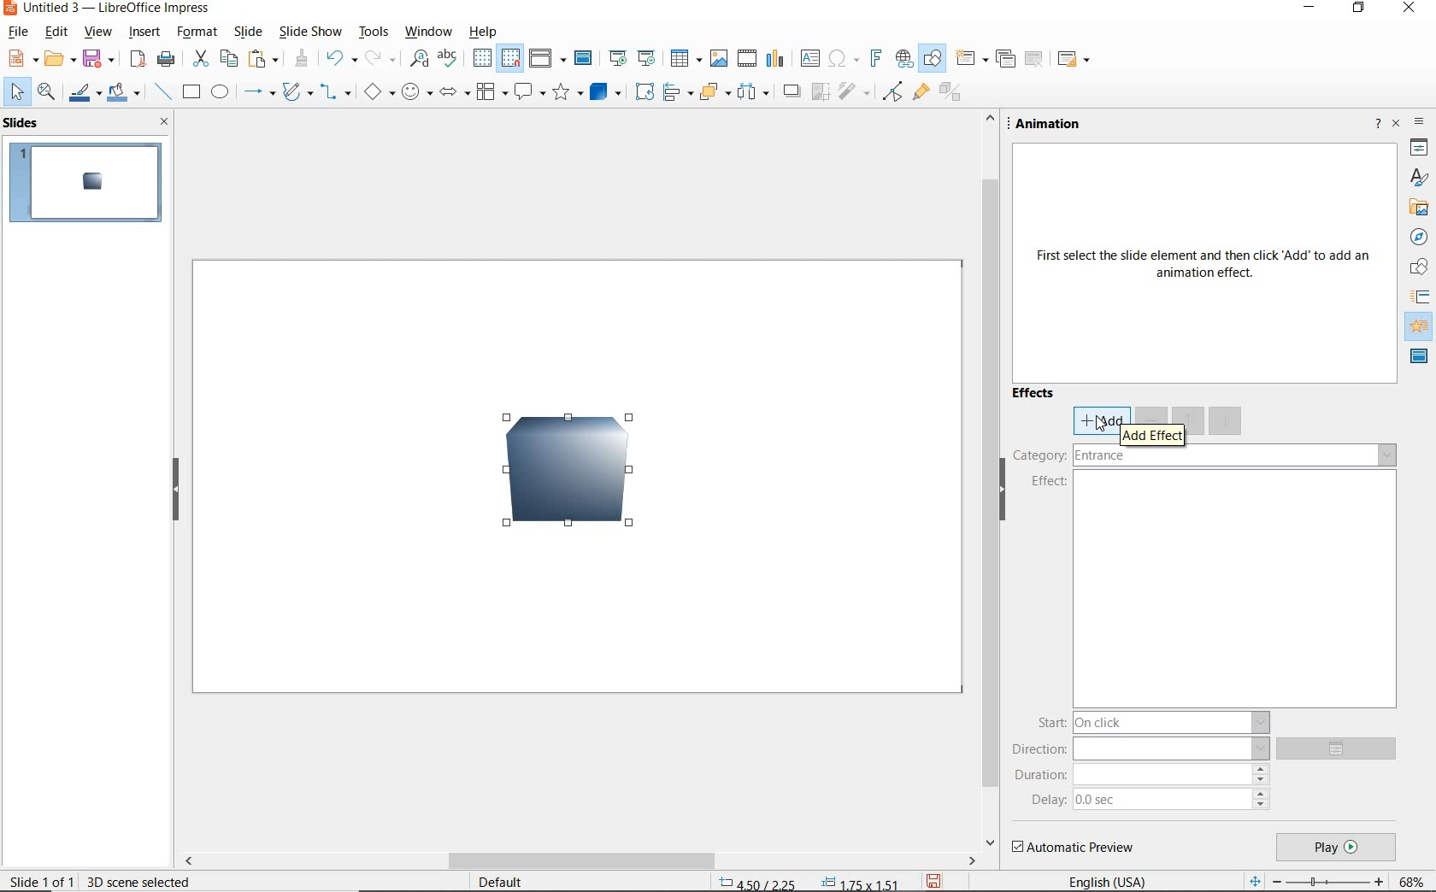 This screenshot has width=1436, height=892. Describe the element at coordinates (377, 94) in the screenshot. I see `basic shapes` at that location.